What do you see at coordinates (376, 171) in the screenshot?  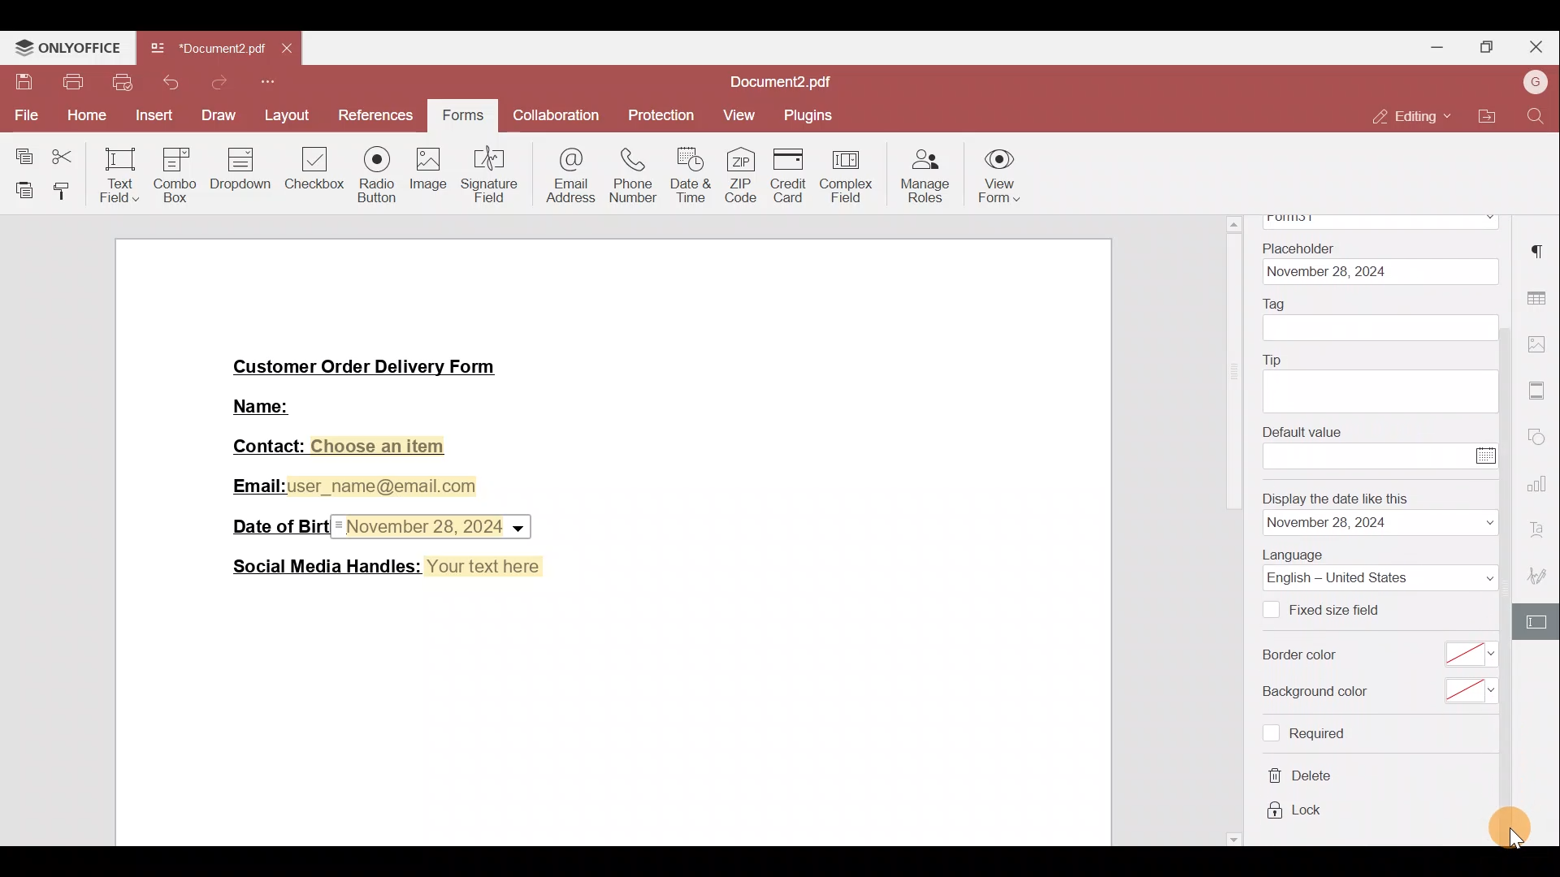 I see `Radio button` at bounding box center [376, 171].